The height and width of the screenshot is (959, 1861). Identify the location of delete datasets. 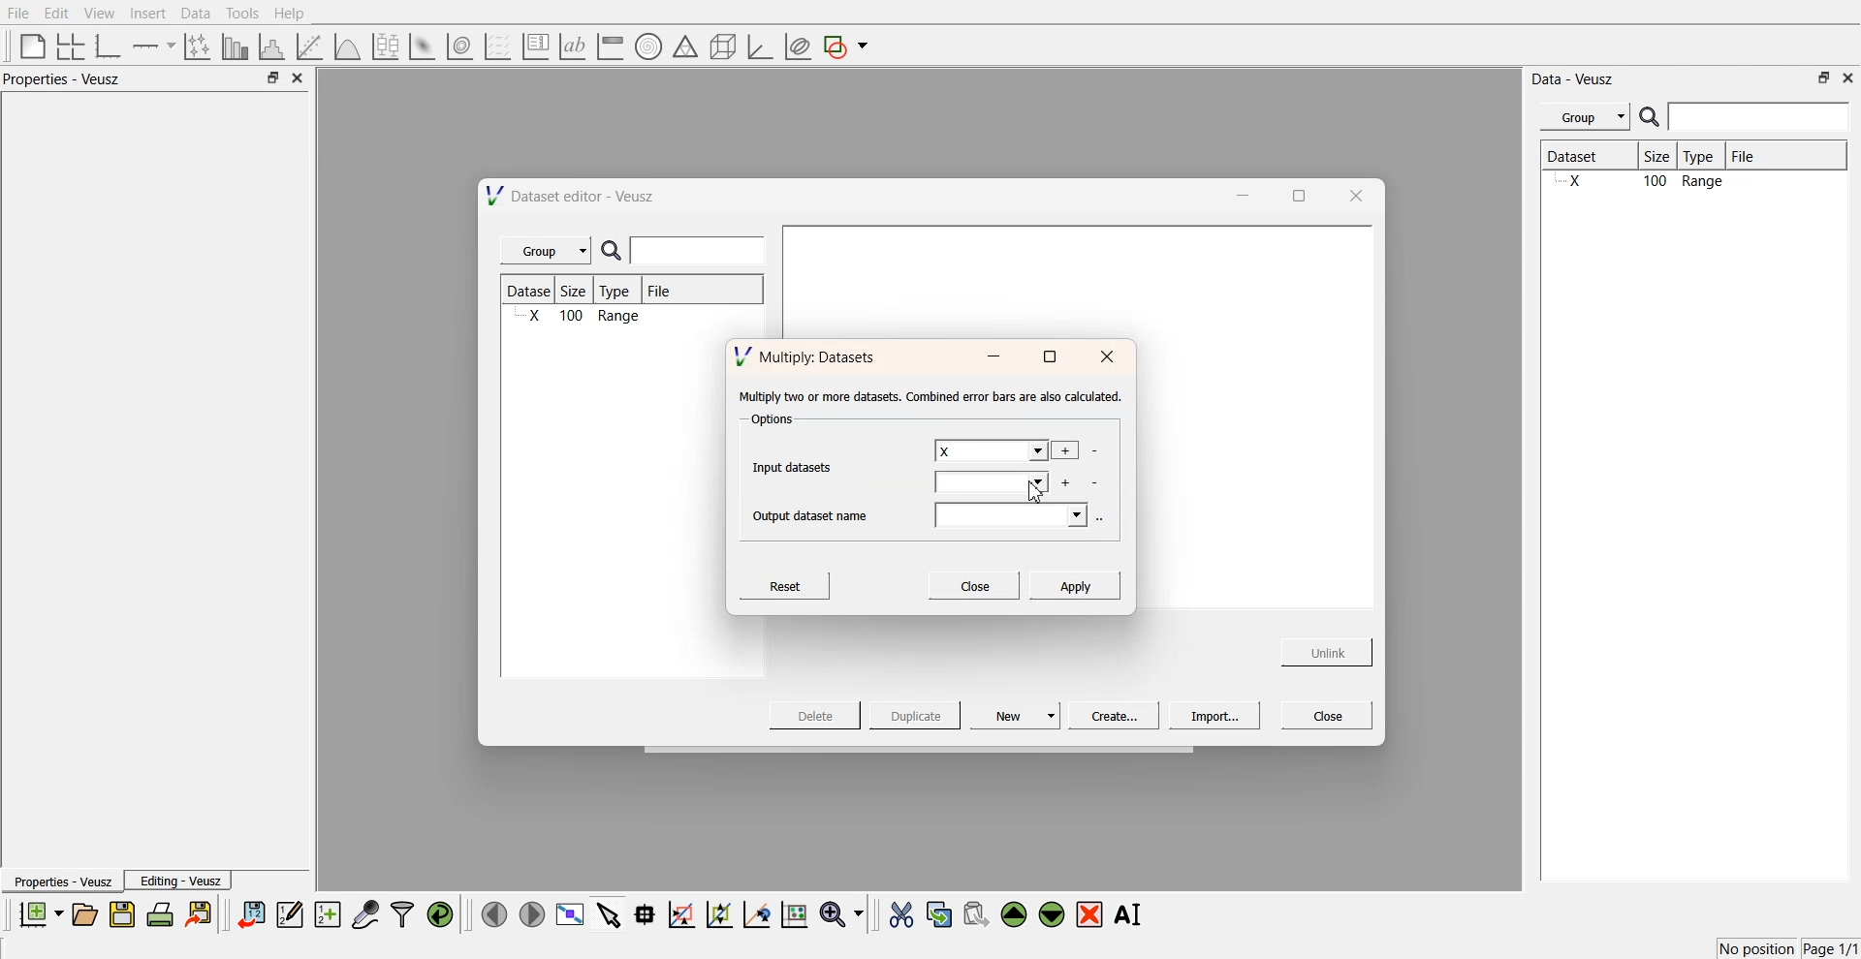
(1094, 452).